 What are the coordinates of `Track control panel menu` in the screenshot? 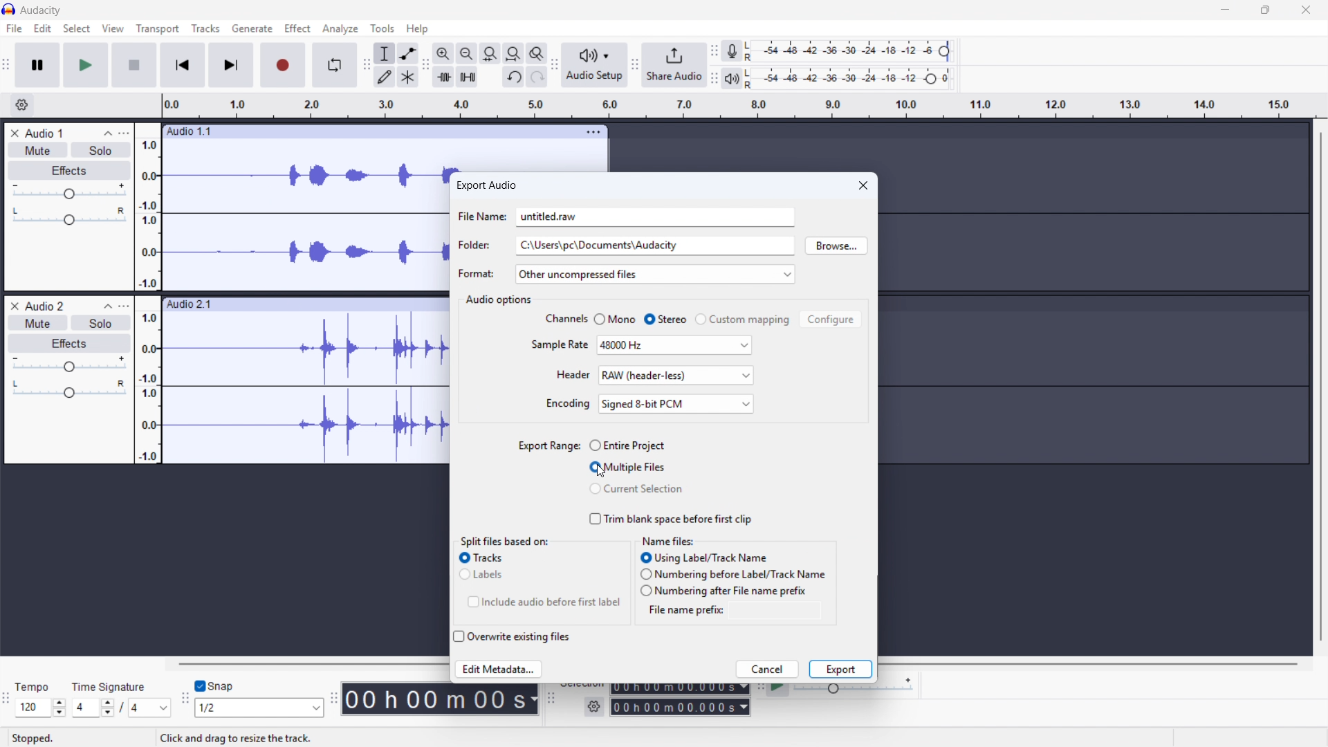 It's located at (124, 133).